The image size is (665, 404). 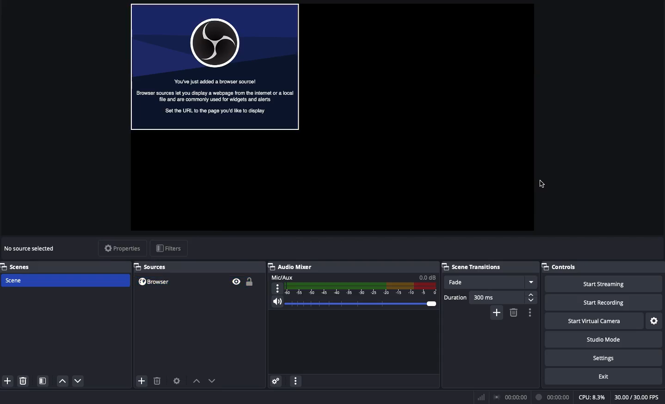 What do you see at coordinates (212, 381) in the screenshot?
I see `Move down` at bounding box center [212, 381].